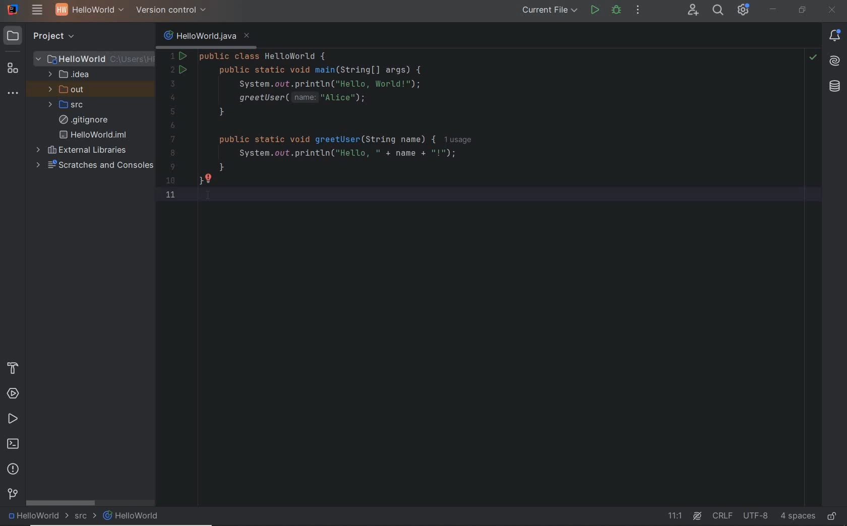  I want to click on more tool windows, so click(14, 94).